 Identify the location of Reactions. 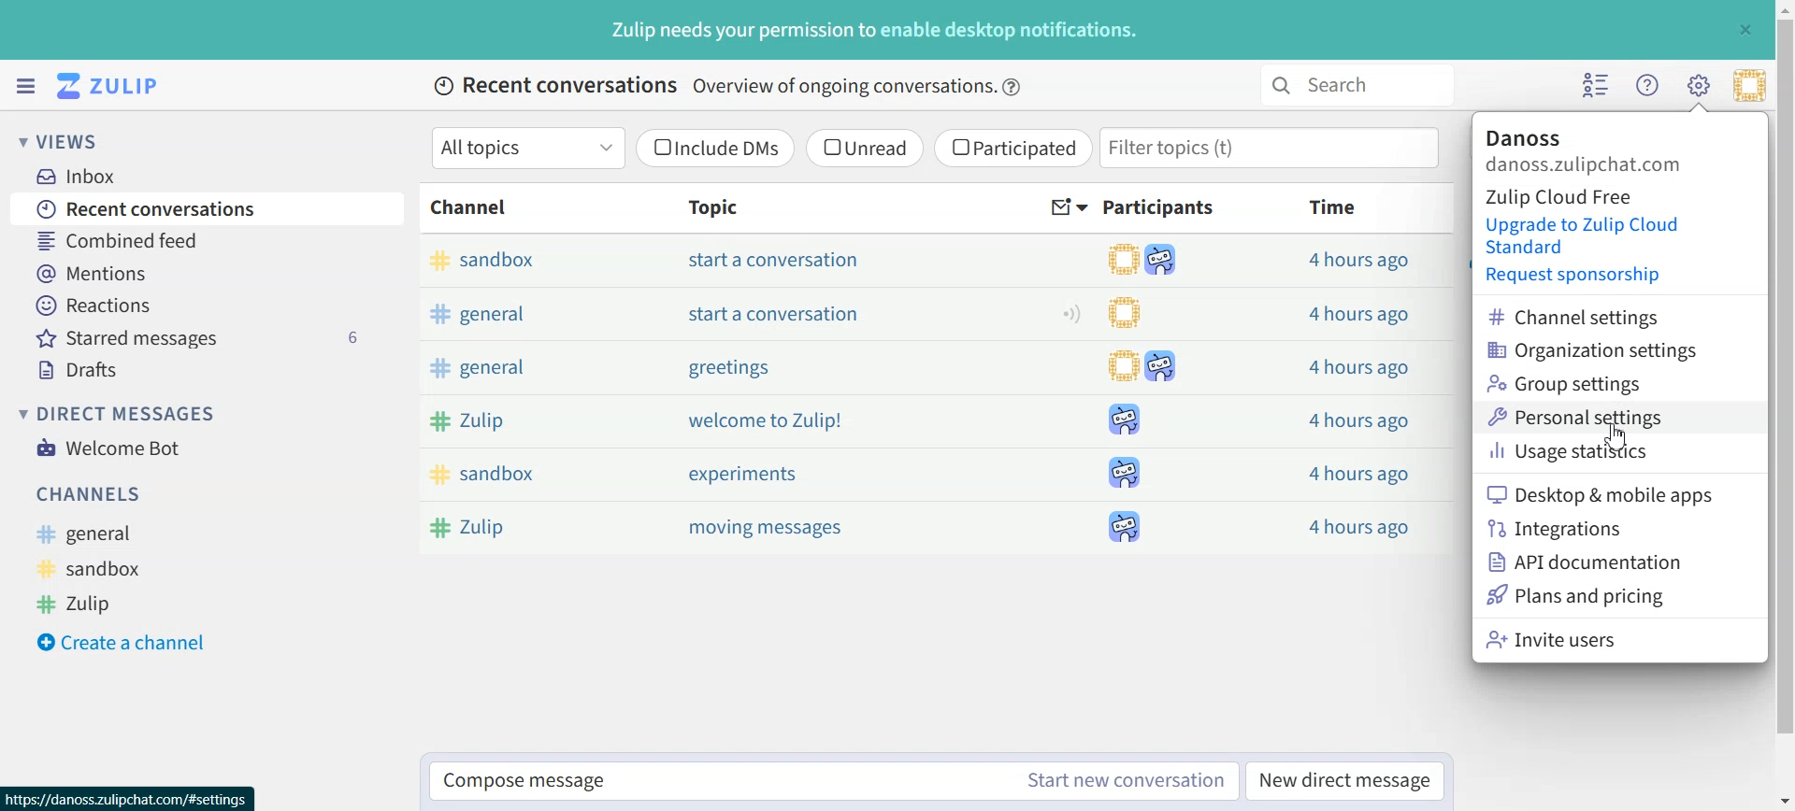
(208, 306).